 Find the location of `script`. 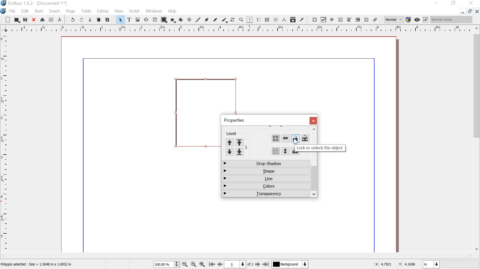

script is located at coordinates (134, 11).